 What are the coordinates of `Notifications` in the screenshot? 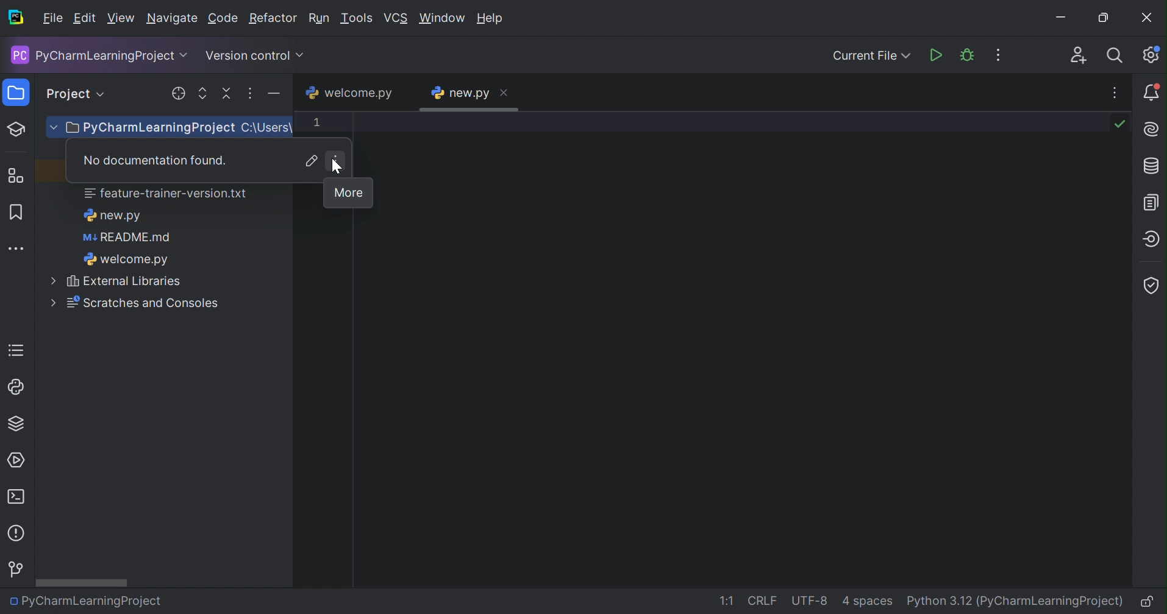 It's located at (1151, 92).